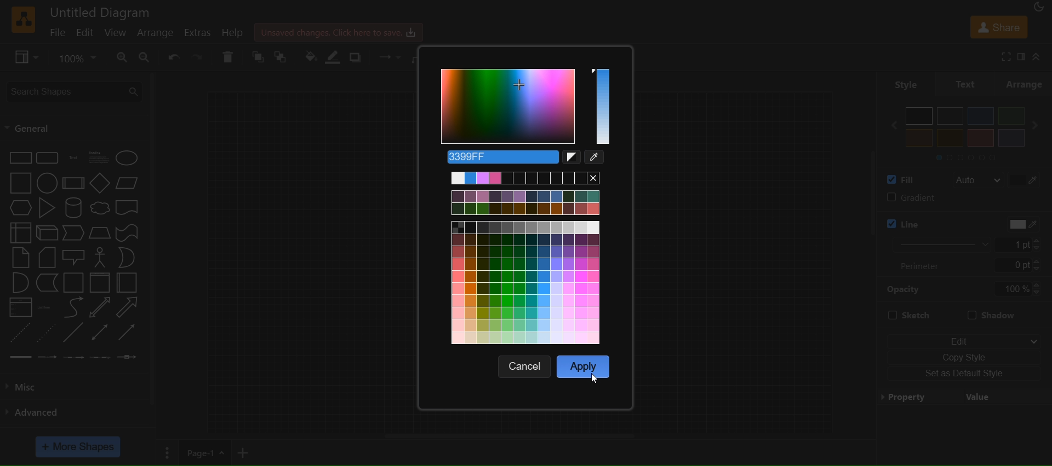  What do you see at coordinates (28, 57) in the screenshot?
I see `view` at bounding box center [28, 57].